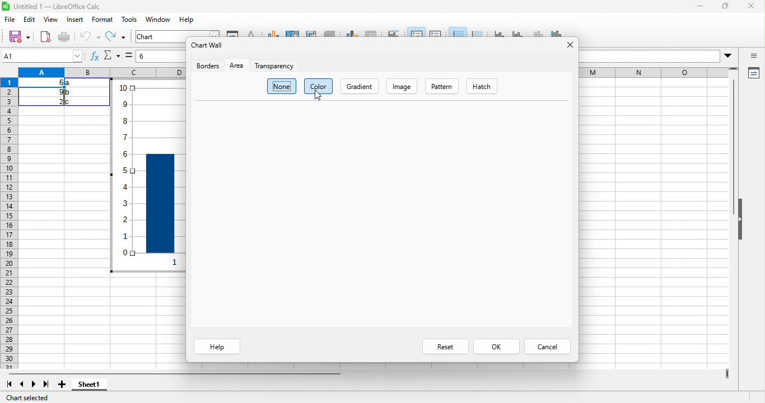  What do you see at coordinates (498, 344) in the screenshot?
I see `ok` at bounding box center [498, 344].